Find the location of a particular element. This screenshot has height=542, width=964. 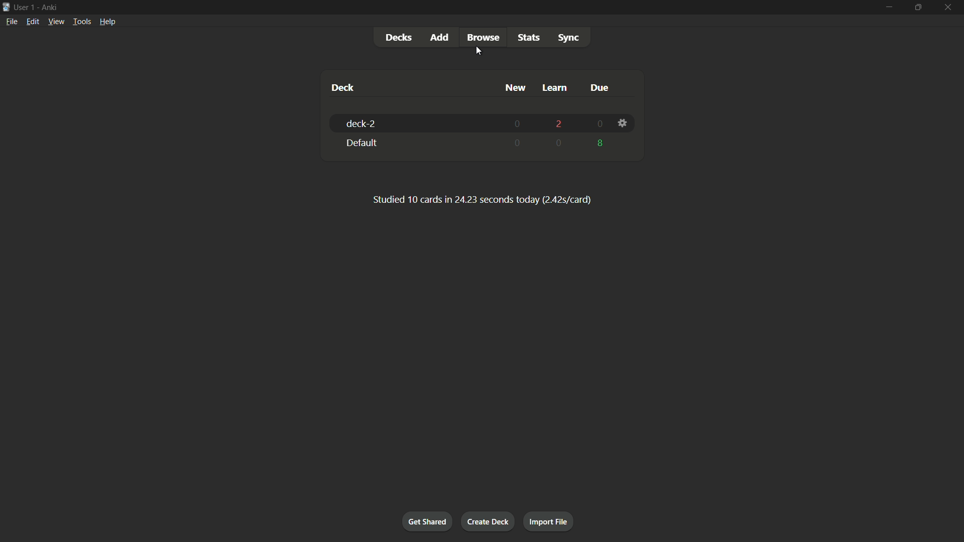

User one is located at coordinates (25, 8).